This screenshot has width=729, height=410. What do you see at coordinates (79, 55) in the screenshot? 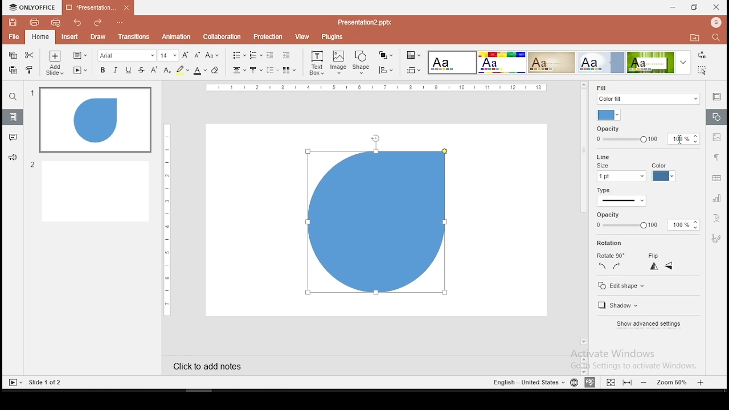
I see `change slide layout` at bounding box center [79, 55].